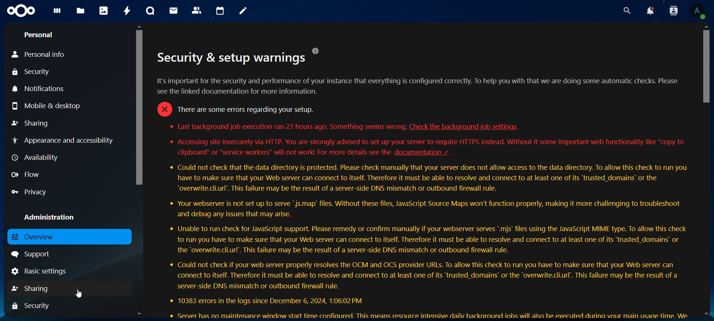 The height and width of the screenshot is (321, 714). I want to click on privacy, so click(31, 192).